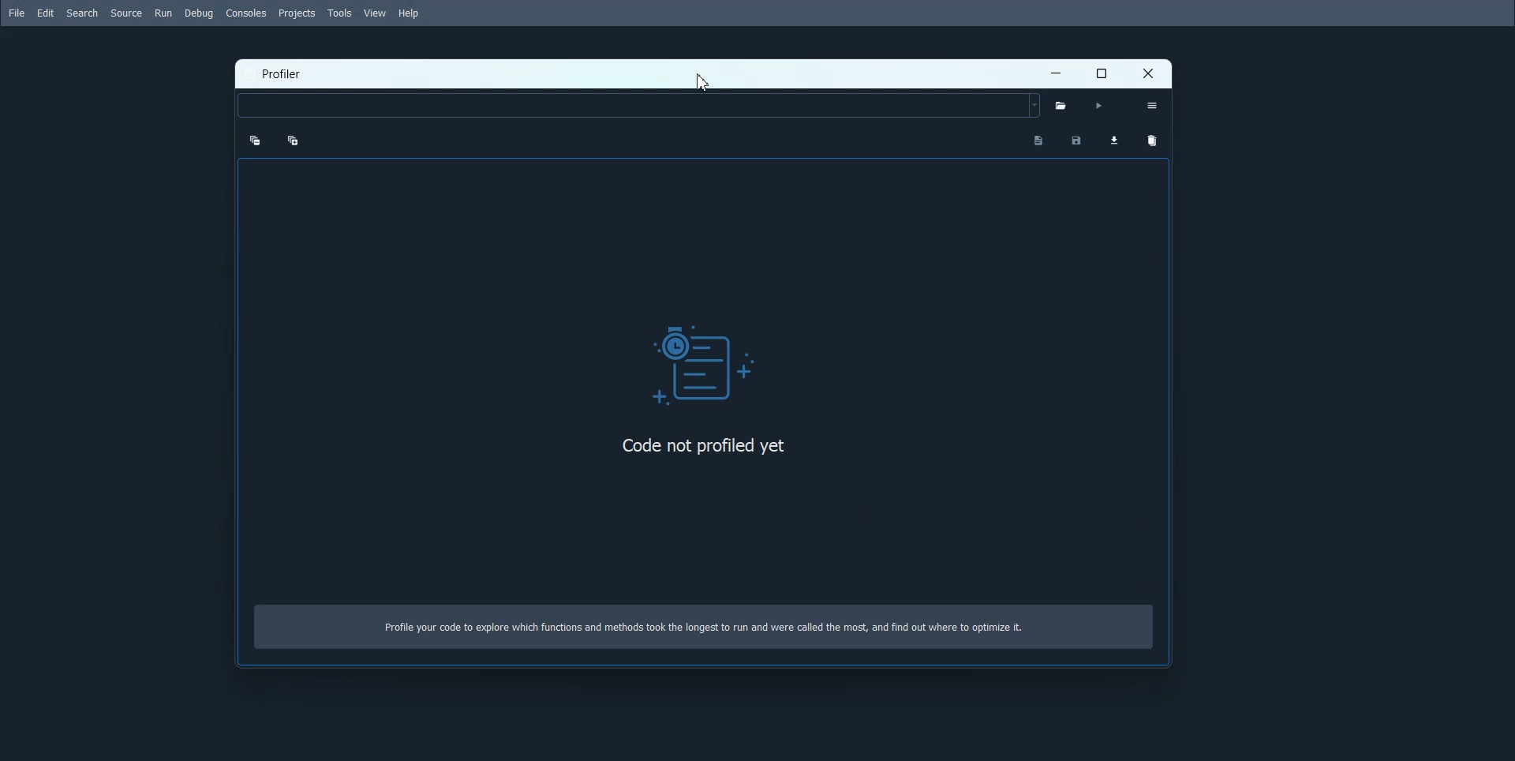 This screenshot has width=1515, height=761. What do you see at coordinates (714, 629) in the screenshot?
I see `Profile your code to explore which functions and methods took the longest to run and were called the most, and find out where to optimize it.` at bounding box center [714, 629].